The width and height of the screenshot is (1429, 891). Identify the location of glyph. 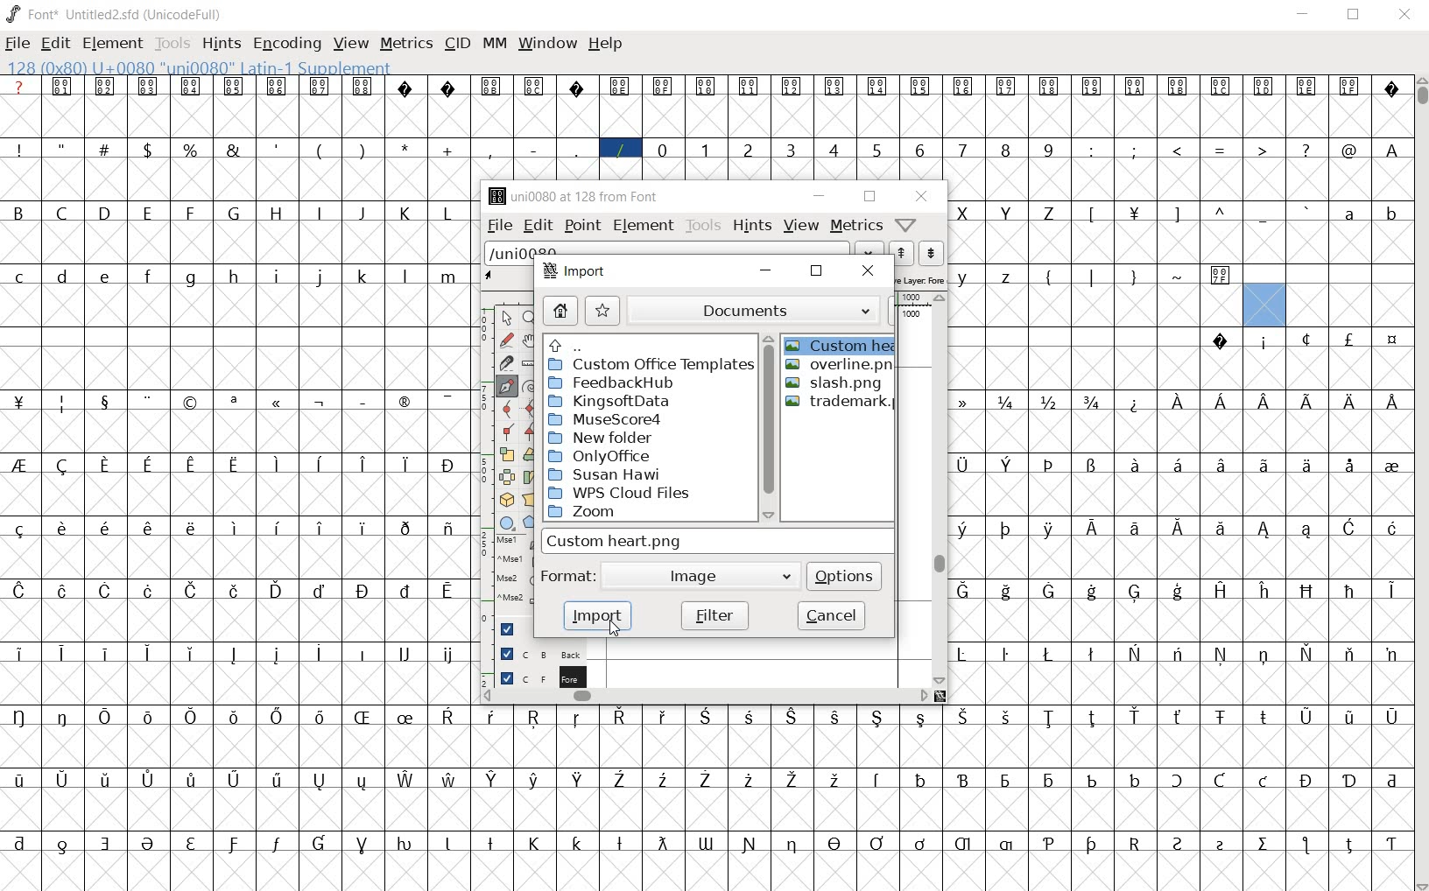
(1265, 344).